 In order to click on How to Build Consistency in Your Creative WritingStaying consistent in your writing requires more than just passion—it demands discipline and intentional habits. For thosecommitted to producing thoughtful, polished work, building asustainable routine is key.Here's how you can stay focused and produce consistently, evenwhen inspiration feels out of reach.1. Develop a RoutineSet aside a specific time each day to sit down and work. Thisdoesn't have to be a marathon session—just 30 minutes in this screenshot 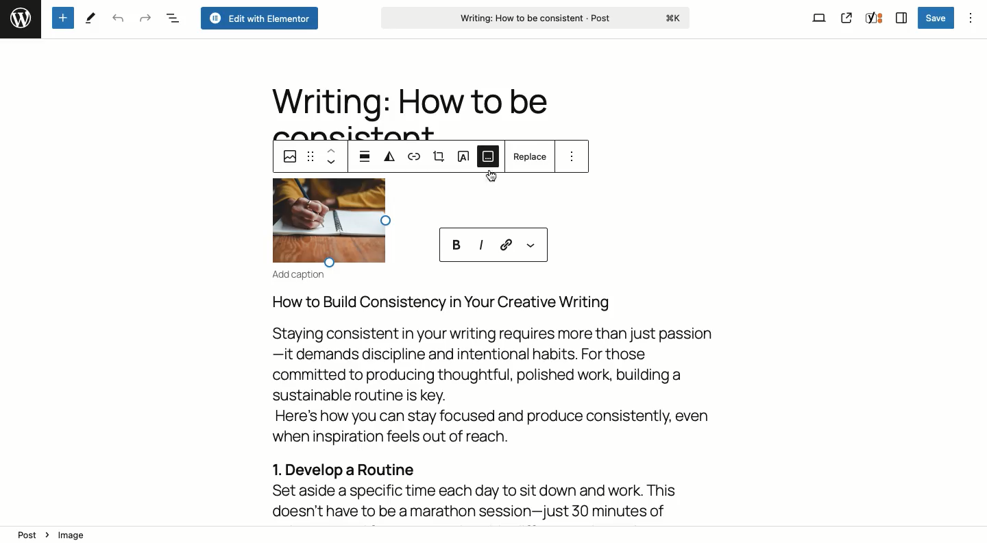, I will do `click(498, 407)`.